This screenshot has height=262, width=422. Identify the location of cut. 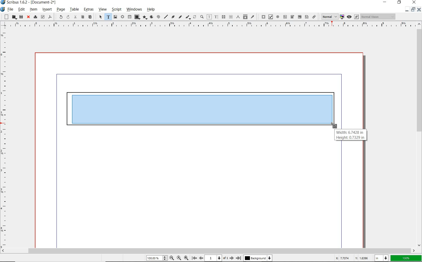
(75, 17).